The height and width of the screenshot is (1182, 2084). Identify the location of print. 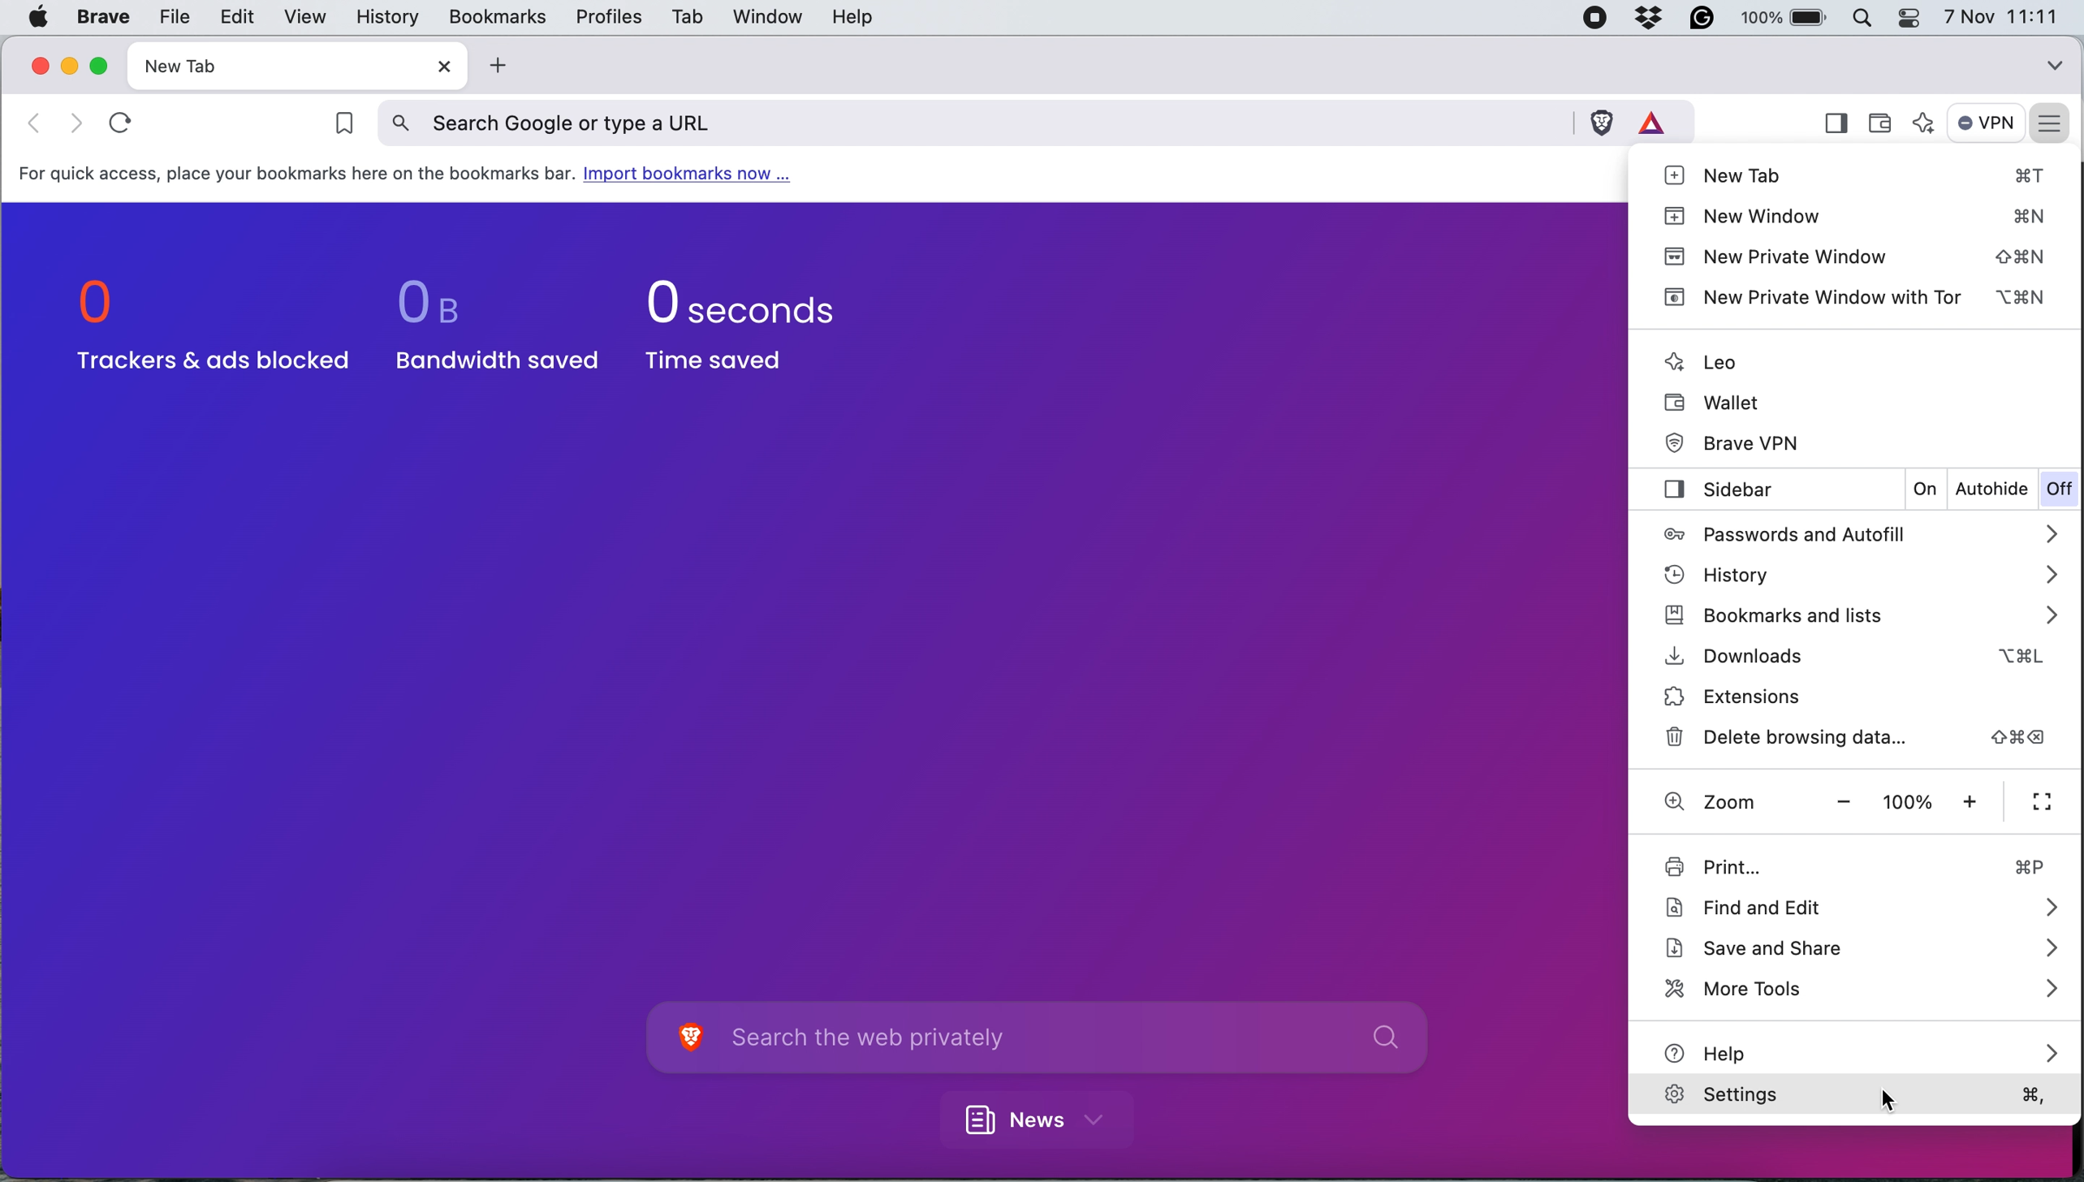
(1852, 866).